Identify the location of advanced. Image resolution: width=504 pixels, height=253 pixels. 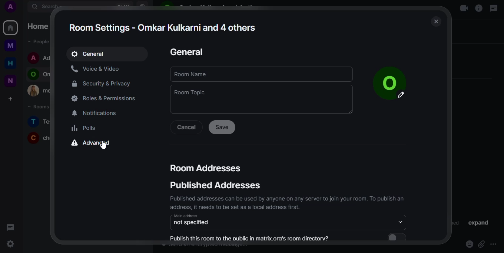
(94, 144).